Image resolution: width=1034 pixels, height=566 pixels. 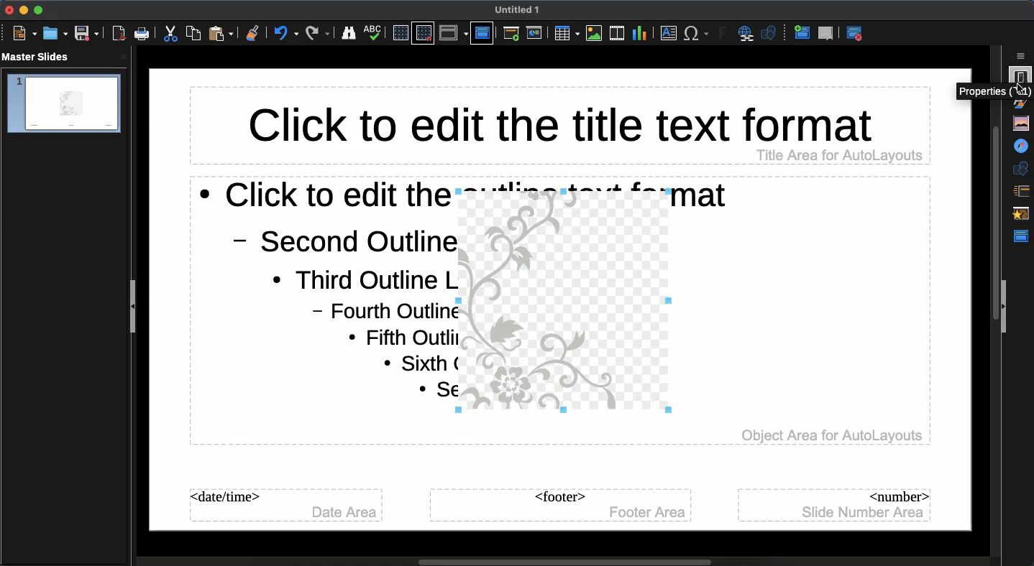 What do you see at coordinates (1019, 75) in the screenshot?
I see `Properties` at bounding box center [1019, 75].